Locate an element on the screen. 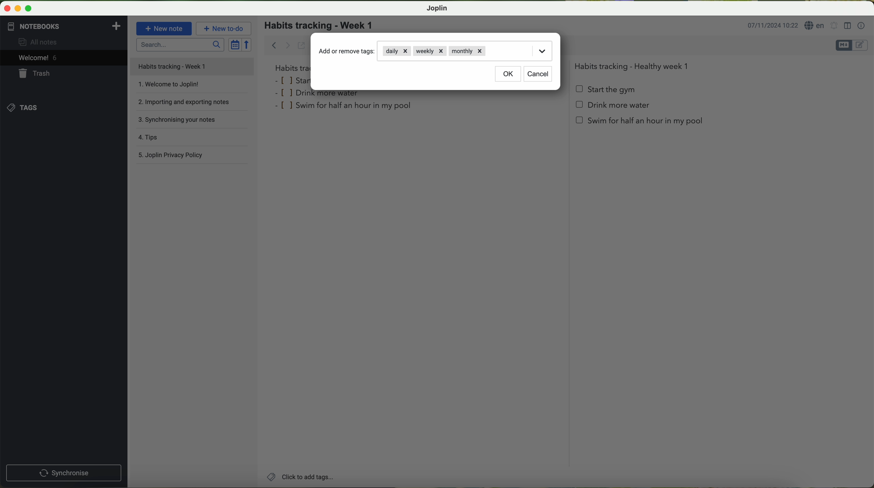  Habits tracking - Healthy week 1 is located at coordinates (634, 65).